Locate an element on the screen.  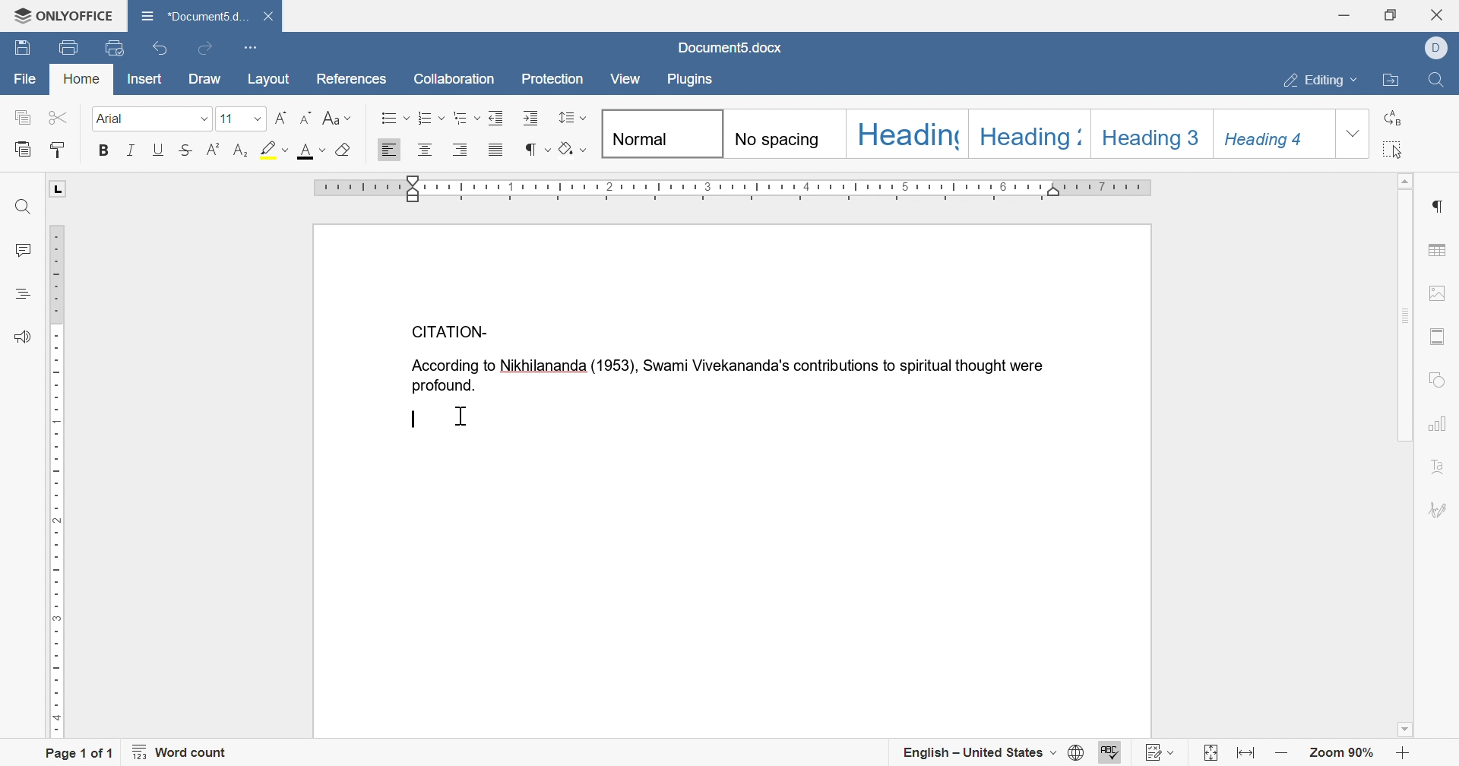
protection is located at coordinates (555, 79).